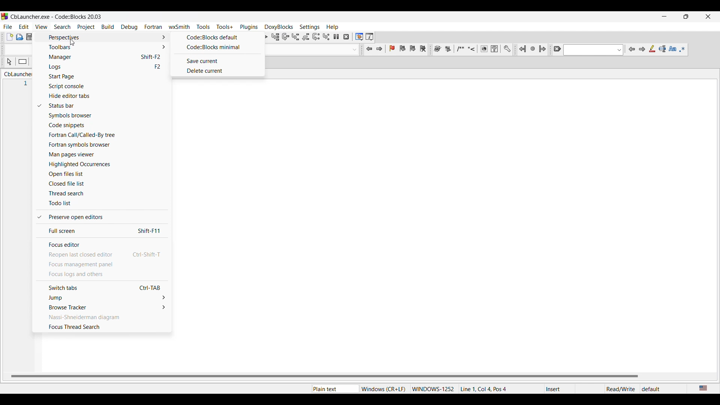 This screenshot has width=720, height=405. I want to click on Build menu, so click(108, 27).